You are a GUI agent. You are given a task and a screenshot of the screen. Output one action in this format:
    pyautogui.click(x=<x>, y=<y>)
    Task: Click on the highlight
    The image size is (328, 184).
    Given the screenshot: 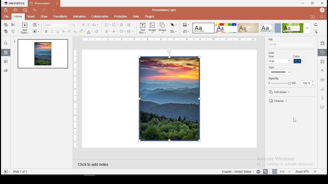 What is the action you would take?
    pyautogui.click(x=82, y=31)
    